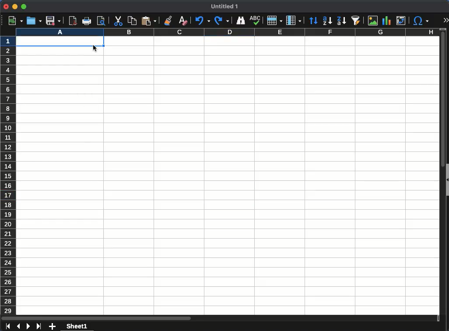 Image resolution: width=449 pixels, height=331 pixels. What do you see at coordinates (313, 21) in the screenshot?
I see `sort` at bounding box center [313, 21].